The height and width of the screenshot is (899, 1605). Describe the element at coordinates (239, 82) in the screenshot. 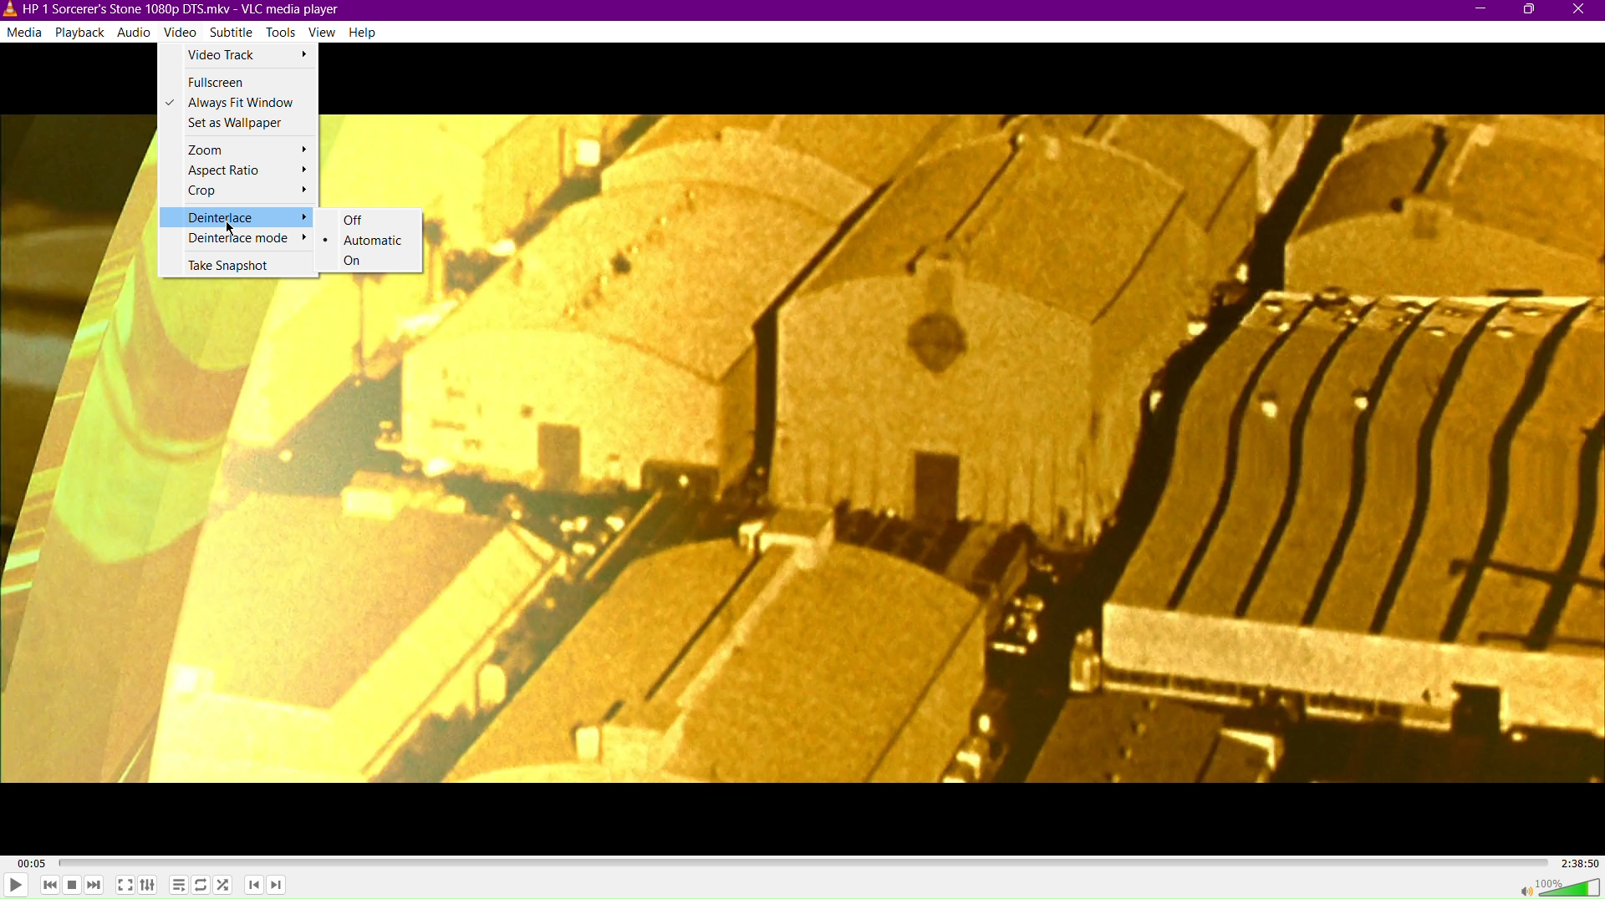

I see `Fullscreen` at that location.